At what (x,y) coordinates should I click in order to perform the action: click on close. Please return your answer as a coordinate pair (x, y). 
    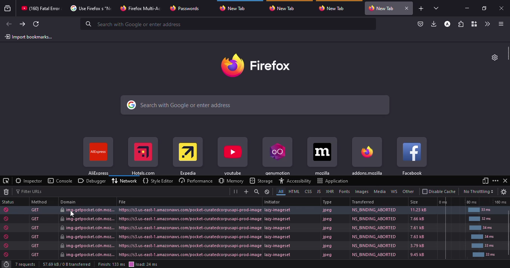
    Looking at the image, I should click on (506, 181).